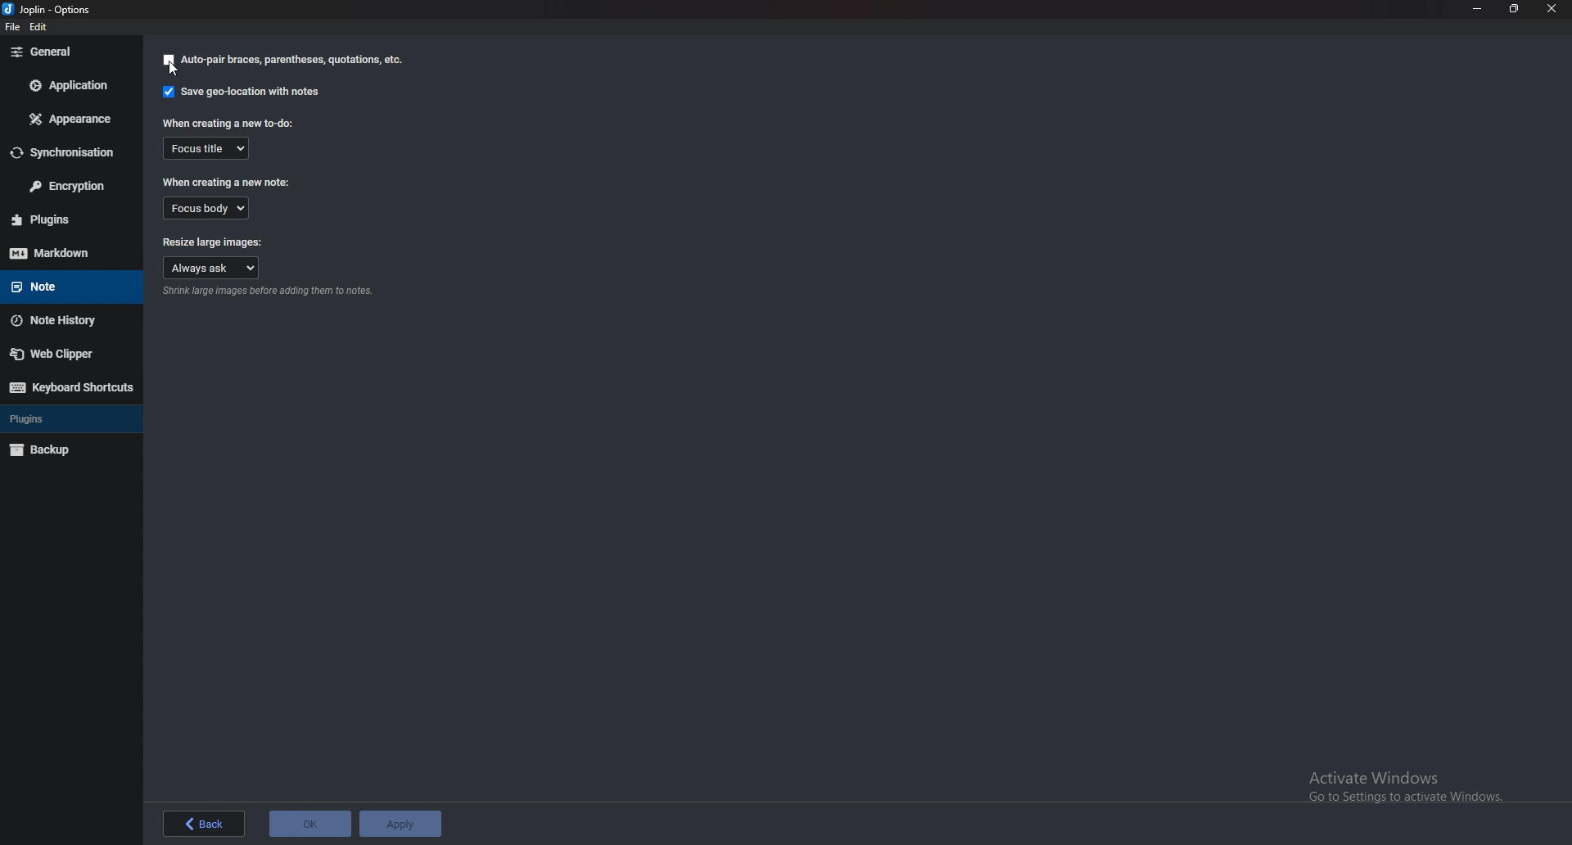 The image size is (1572, 845). I want to click on file, so click(14, 29).